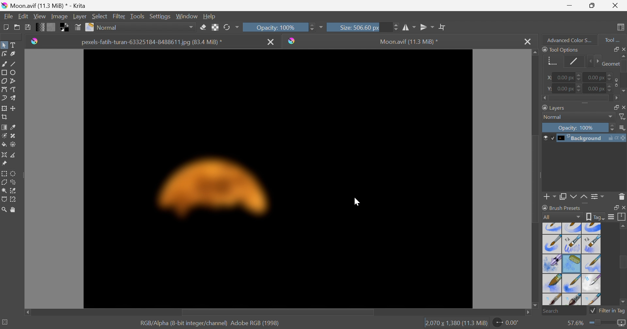 This screenshot has width=627, height=329. What do you see at coordinates (321, 28) in the screenshot?
I see `More` at bounding box center [321, 28].